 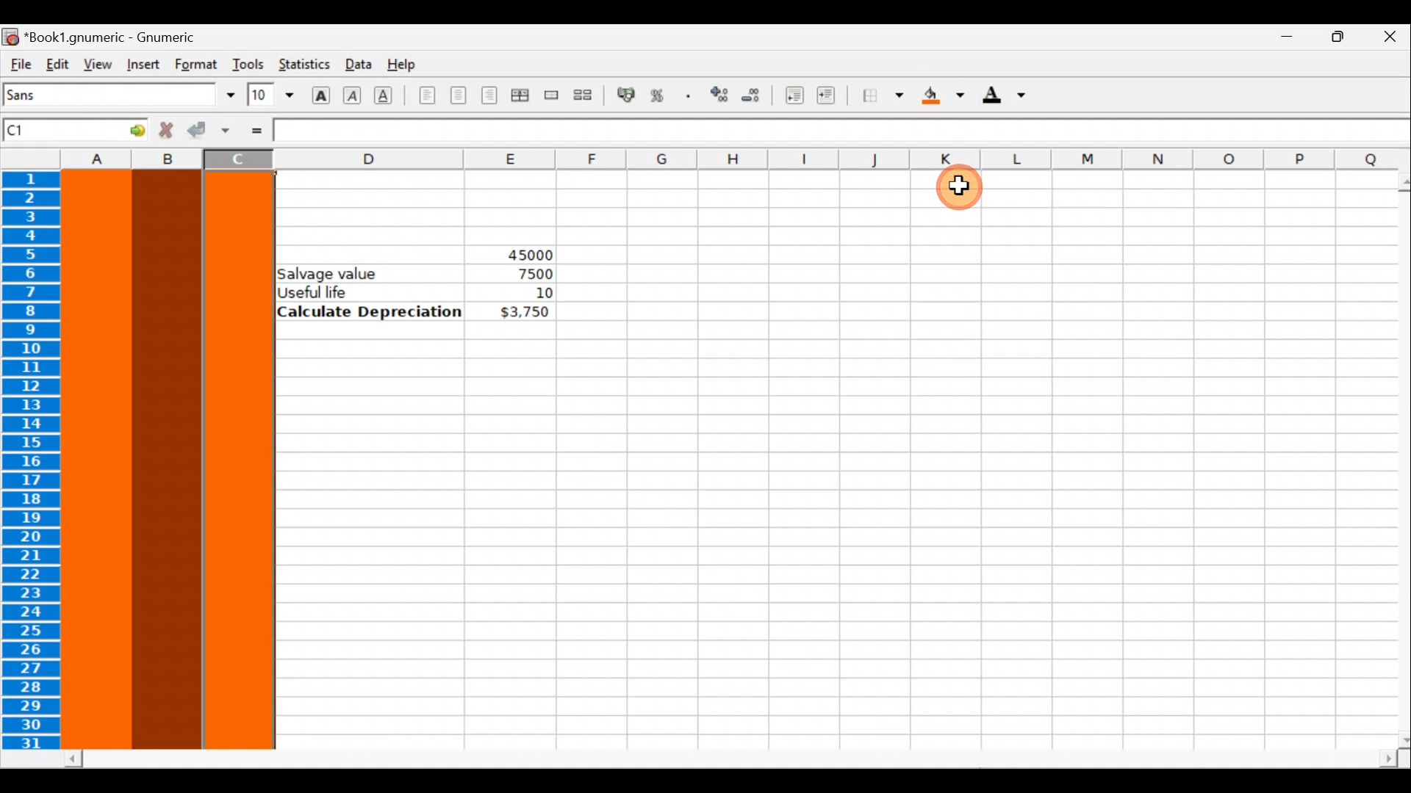 I want to click on Scroll bar, so click(x=732, y=759).